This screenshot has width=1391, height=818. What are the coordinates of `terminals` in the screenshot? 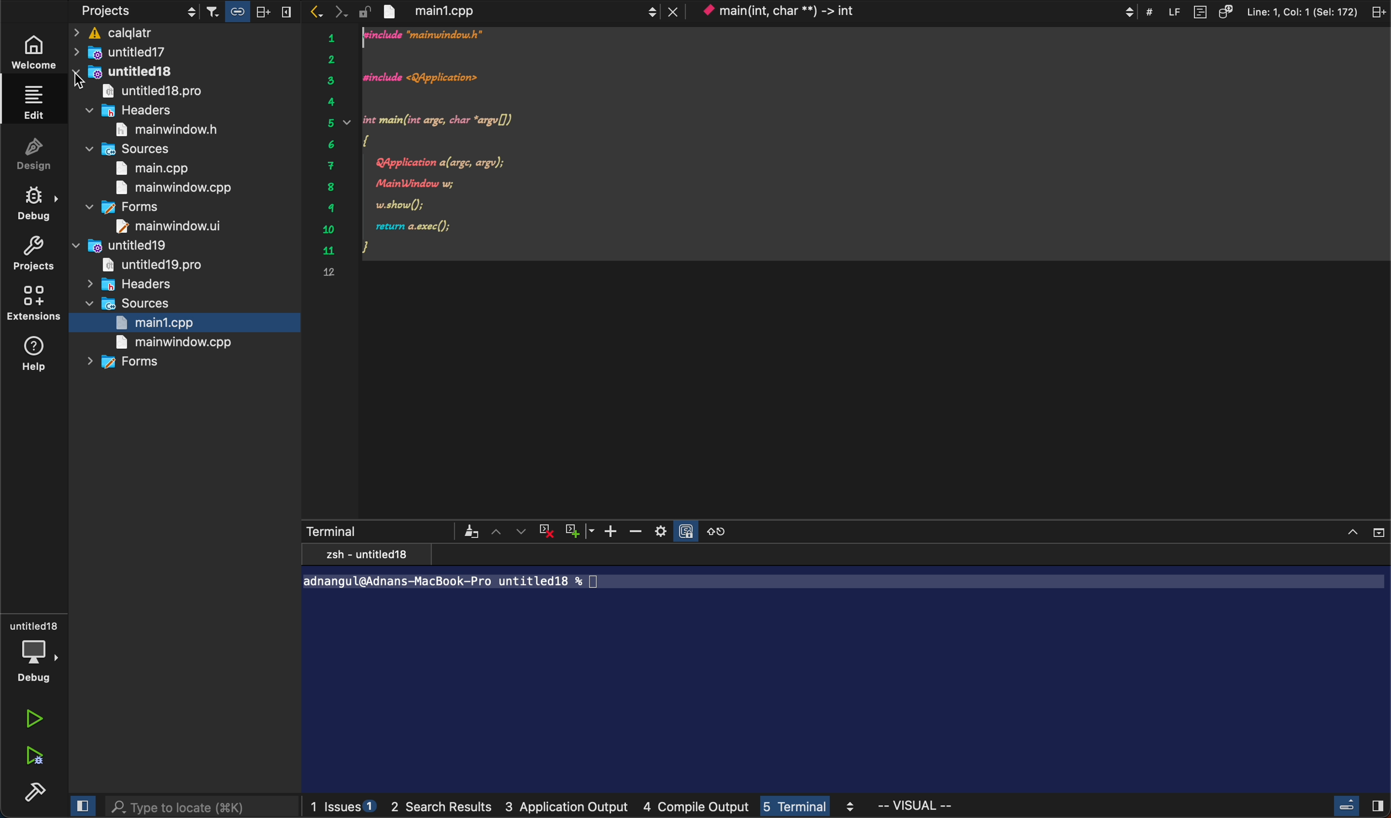 It's located at (390, 532).